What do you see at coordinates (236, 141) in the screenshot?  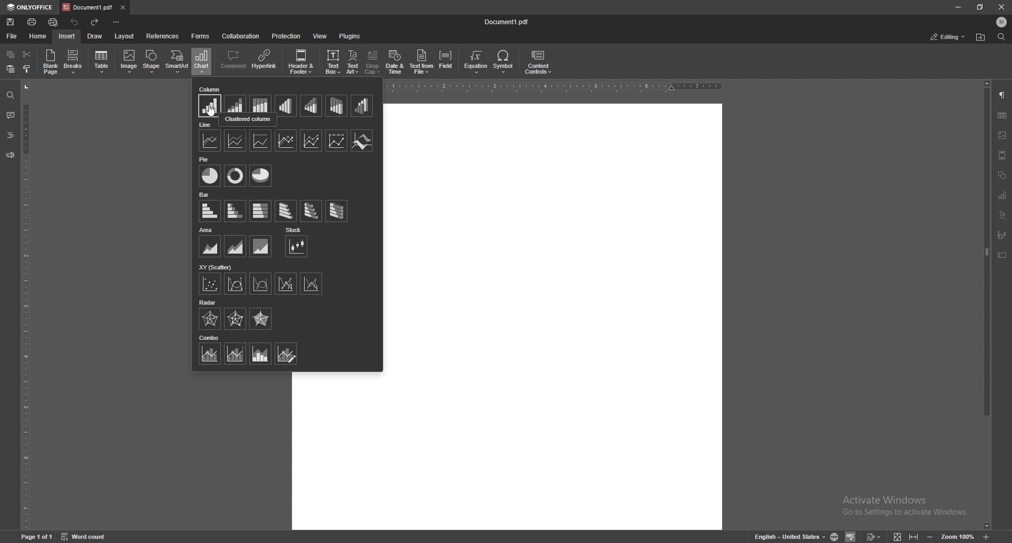 I see `stacked line` at bounding box center [236, 141].